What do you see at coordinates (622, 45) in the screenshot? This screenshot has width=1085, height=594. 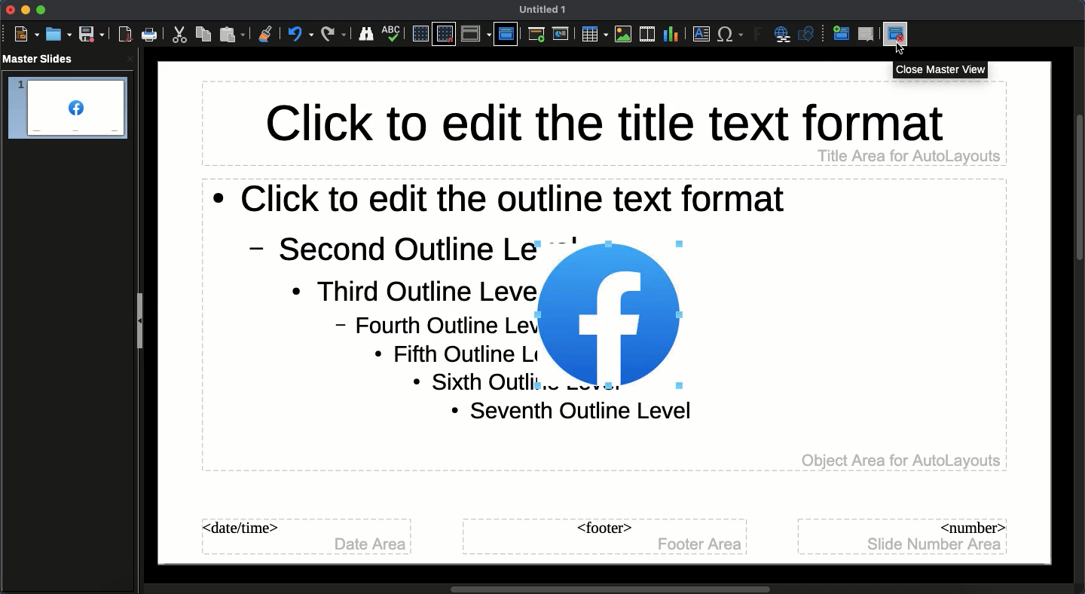 I see `cursor` at bounding box center [622, 45].